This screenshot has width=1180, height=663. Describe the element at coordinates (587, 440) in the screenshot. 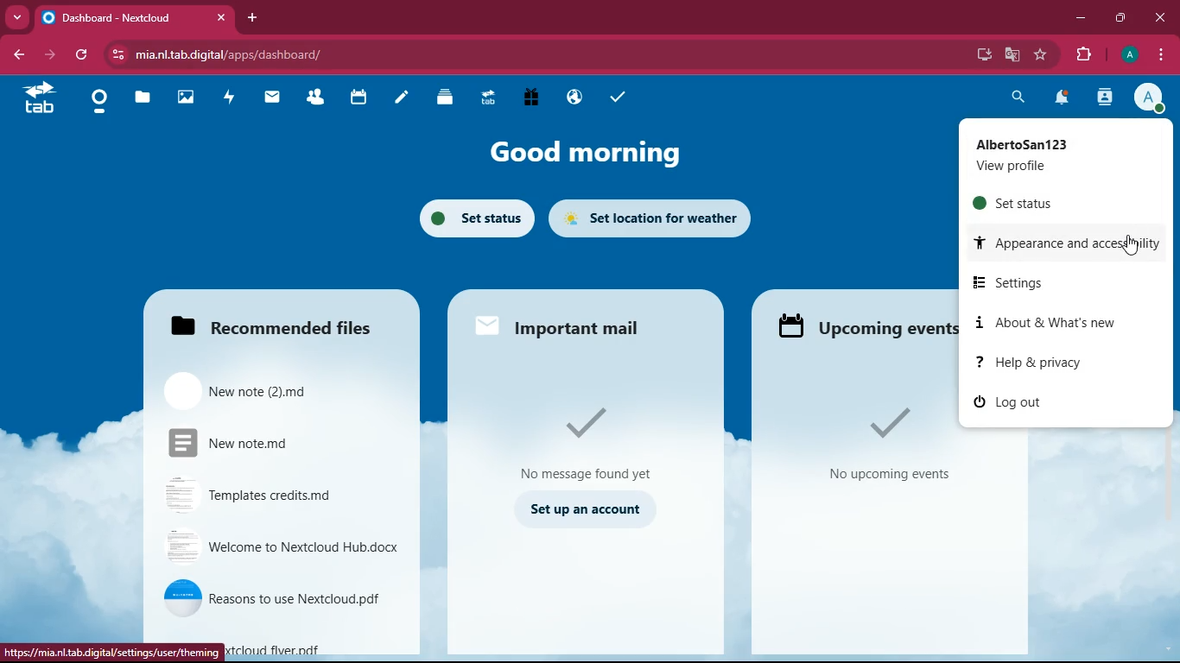

I see `message` at that location.